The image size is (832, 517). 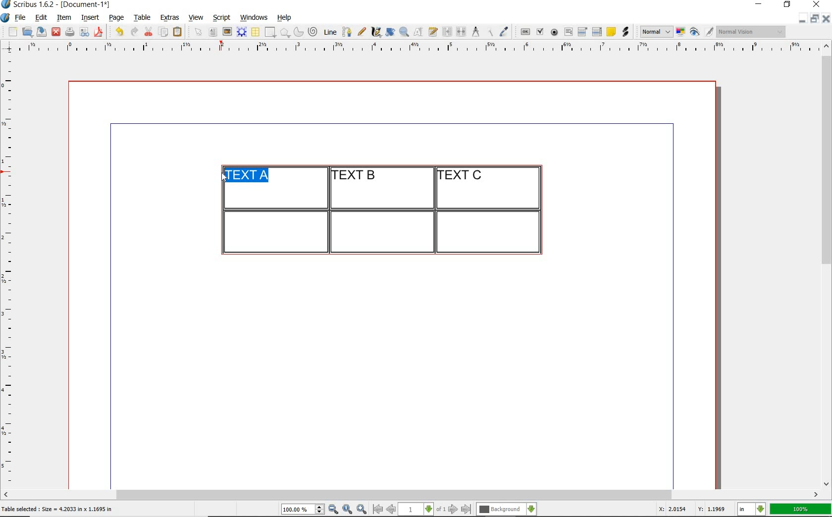 I want to click on Table selected : Size = 4.2033 in x 1.1695 in, so click(x=57, y=509).